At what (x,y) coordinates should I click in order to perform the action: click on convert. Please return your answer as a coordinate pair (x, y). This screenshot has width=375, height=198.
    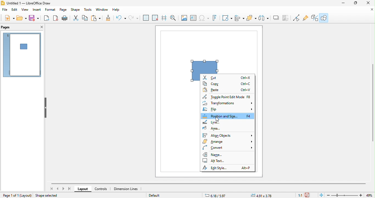
    Looking at the image, I should click on (227, 148).